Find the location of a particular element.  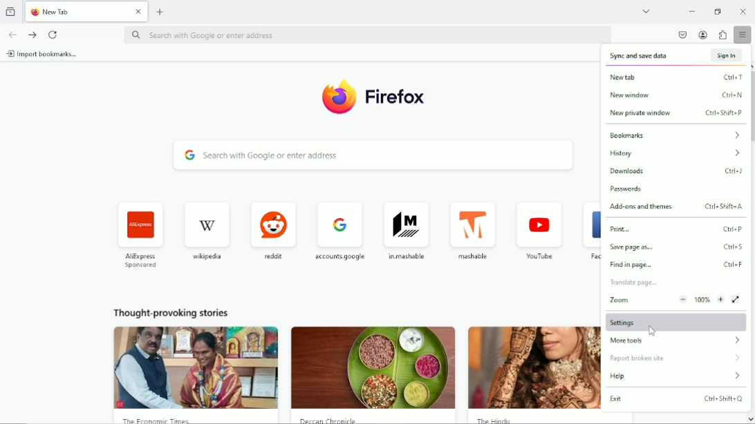

restore down is located at coordinates (718, 10).